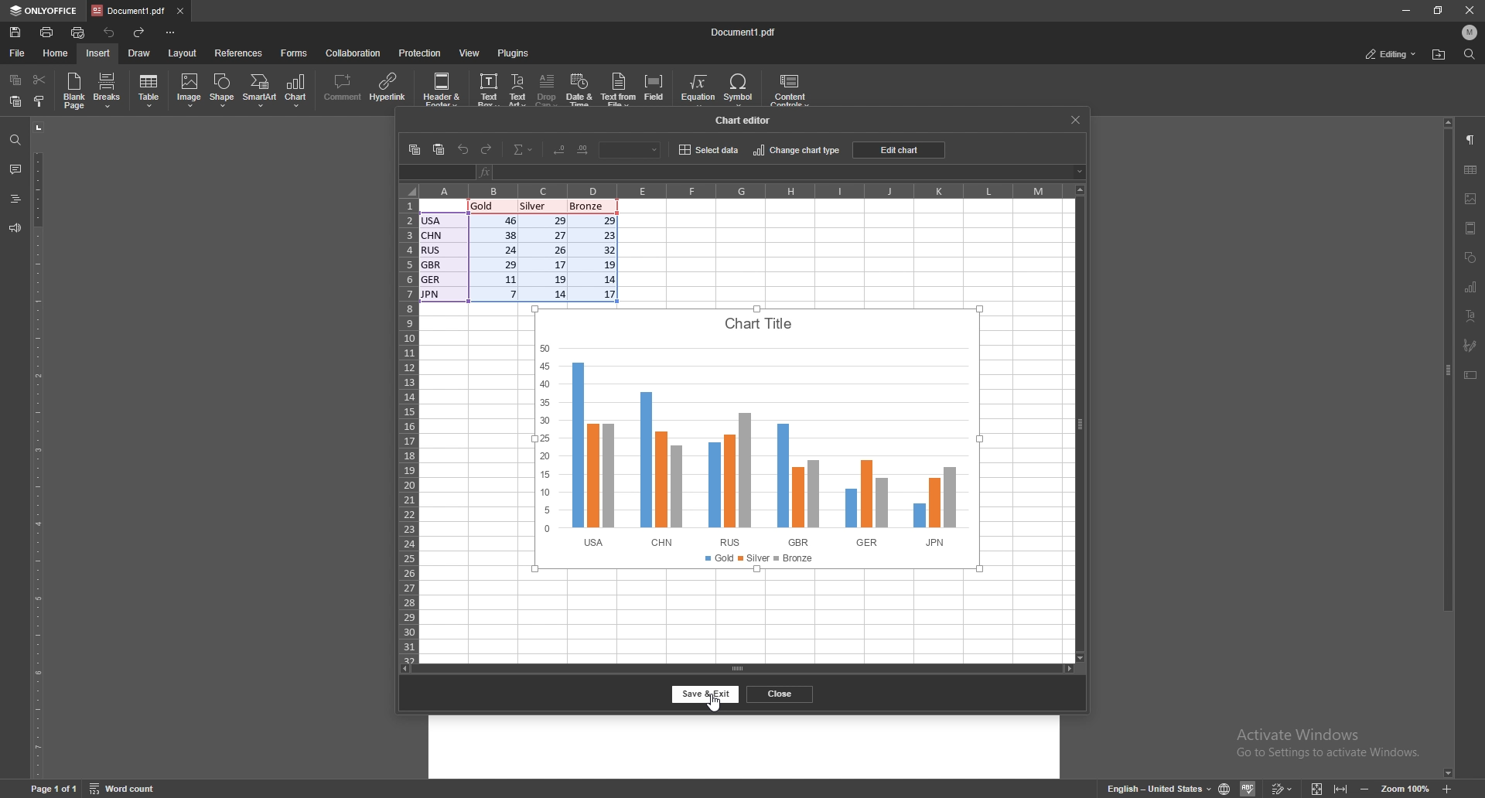  I want to click on symbol, so click(740, 91).